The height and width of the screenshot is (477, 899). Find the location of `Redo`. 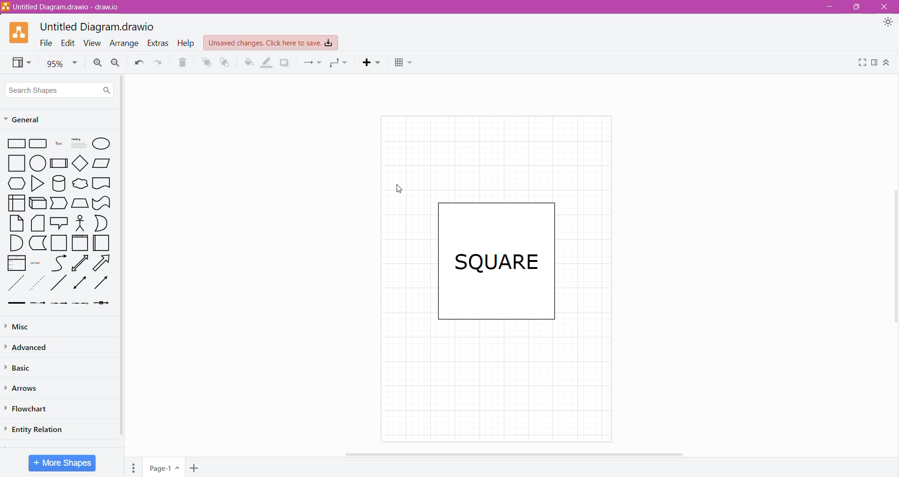

Redo is located at coordinates (158, 63).